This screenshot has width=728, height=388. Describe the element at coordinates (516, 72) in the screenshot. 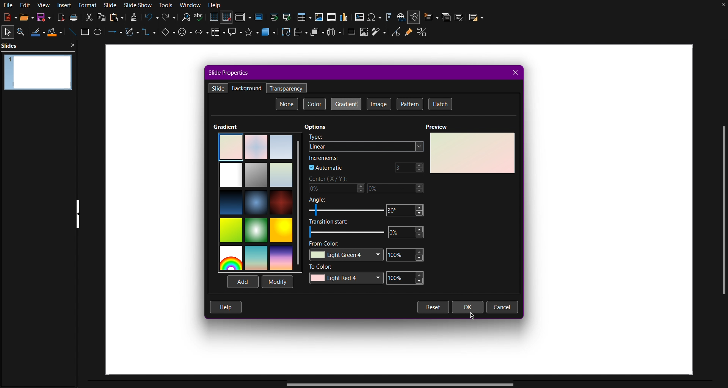

I see `Close` at that location.